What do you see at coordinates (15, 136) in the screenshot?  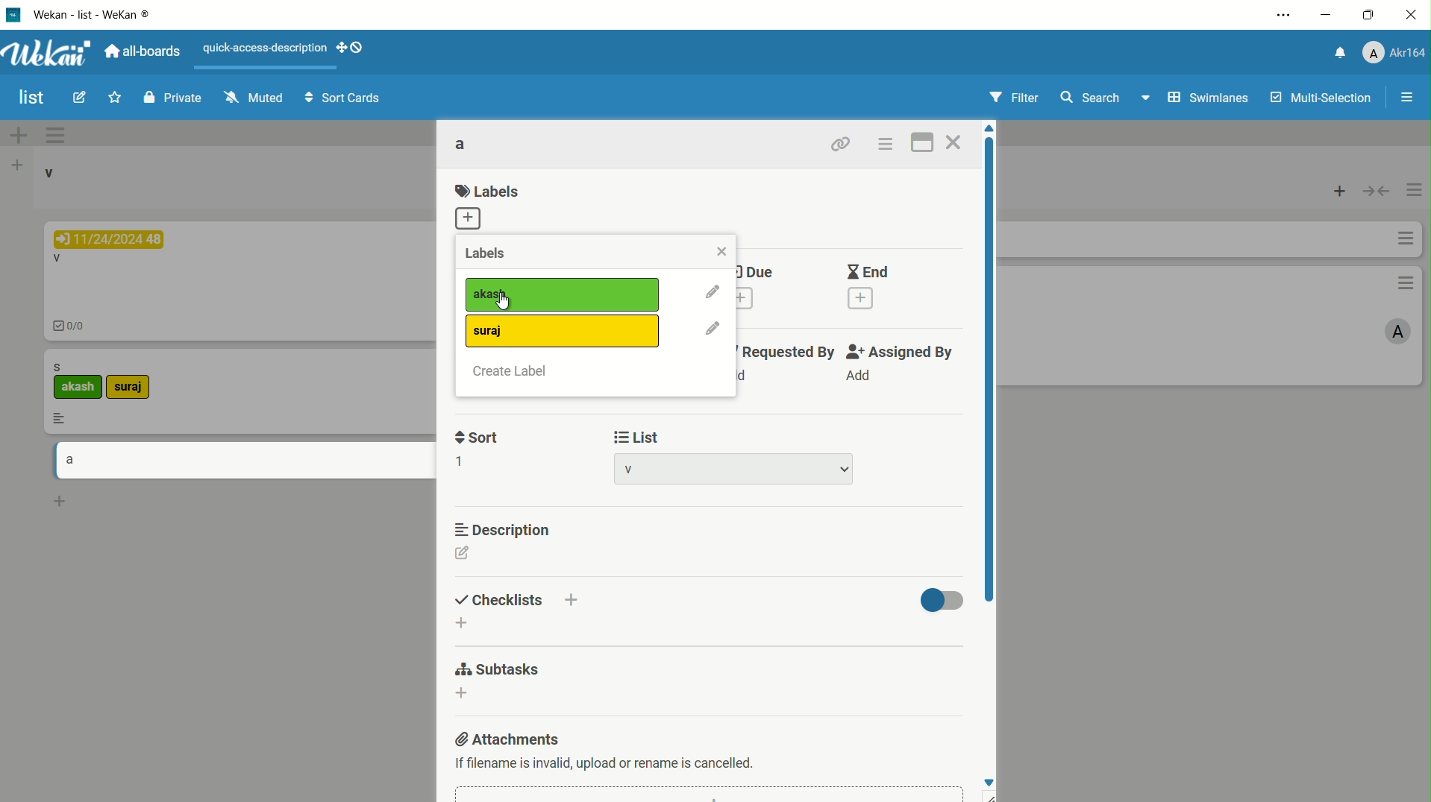 I see `add` at bounding box center [15, 136].